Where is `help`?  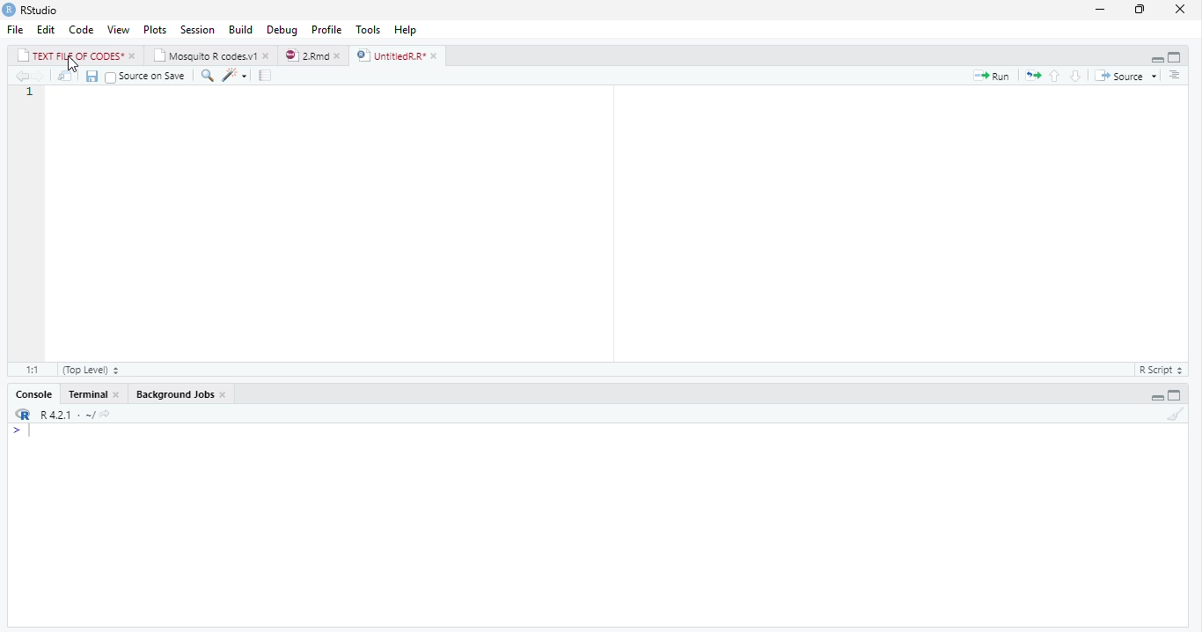 help is located at coordinates (406, 30).